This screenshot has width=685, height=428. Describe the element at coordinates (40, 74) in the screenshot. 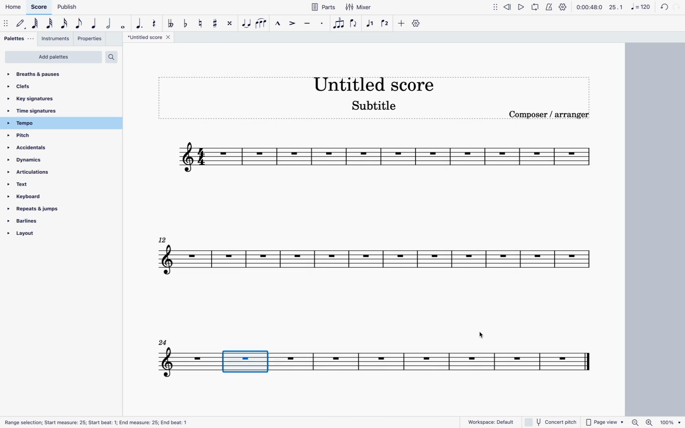

I see `breaths & pauses` at that location.